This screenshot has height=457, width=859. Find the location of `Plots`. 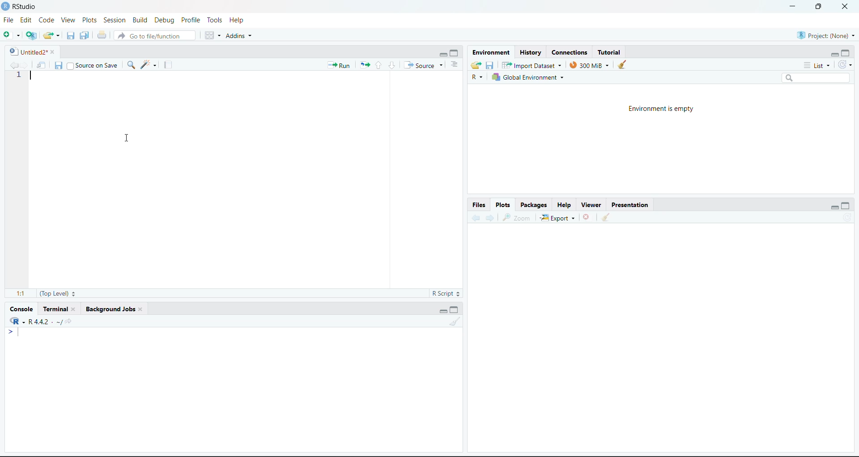

Plots is located at coordinates (504, 205).